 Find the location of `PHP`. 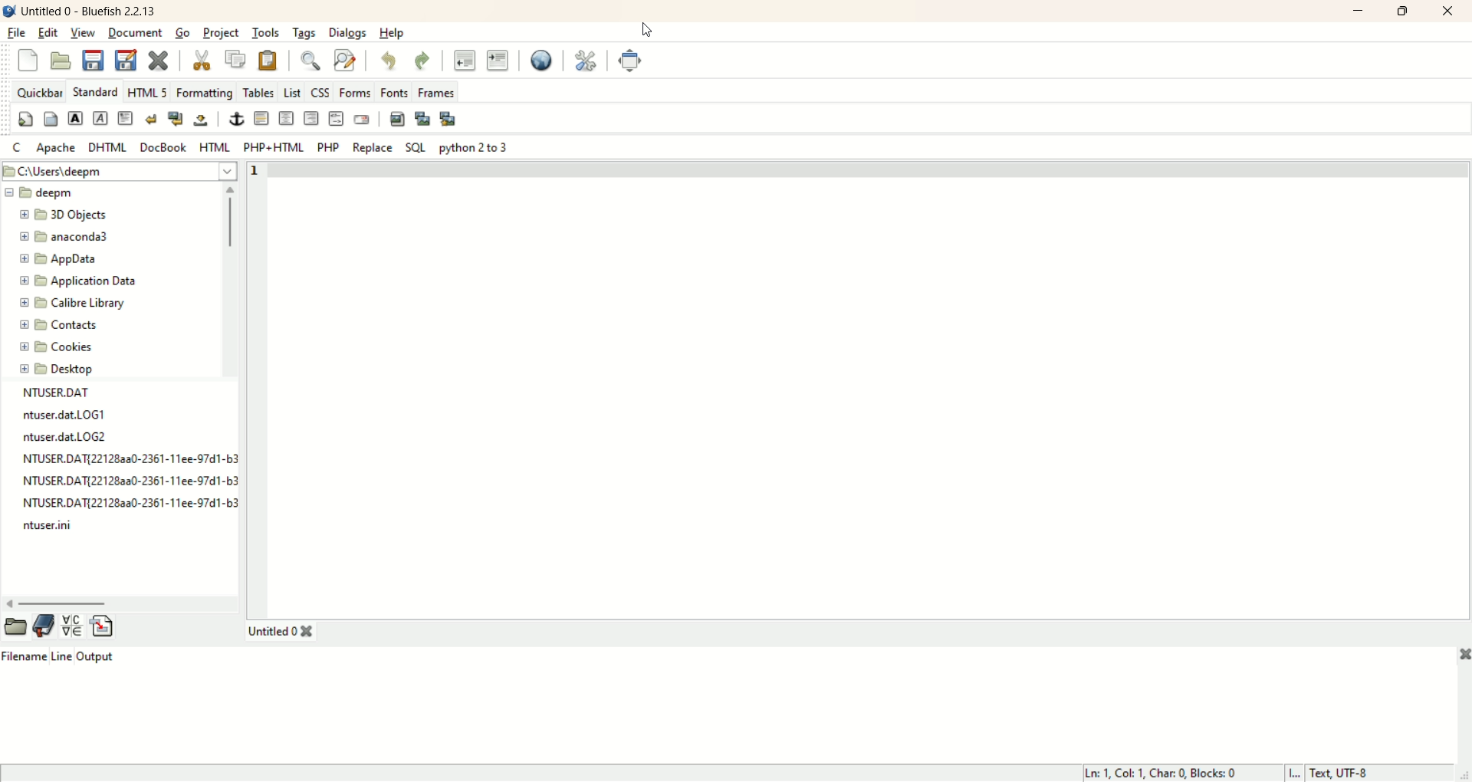

PHP is located at coordinates (330, 148).